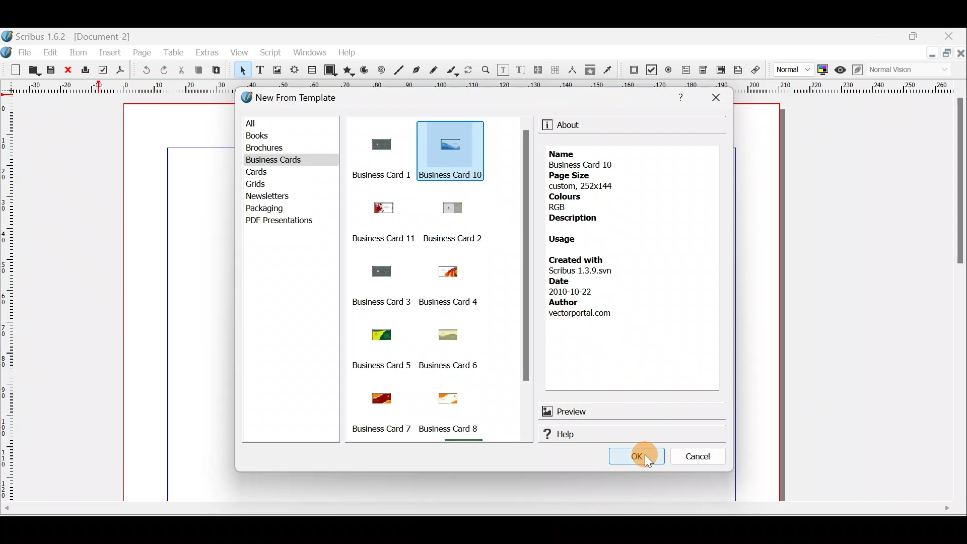 The height and width of the screenshot is (544, 967). I want to click on Arc, so click(365, 71).